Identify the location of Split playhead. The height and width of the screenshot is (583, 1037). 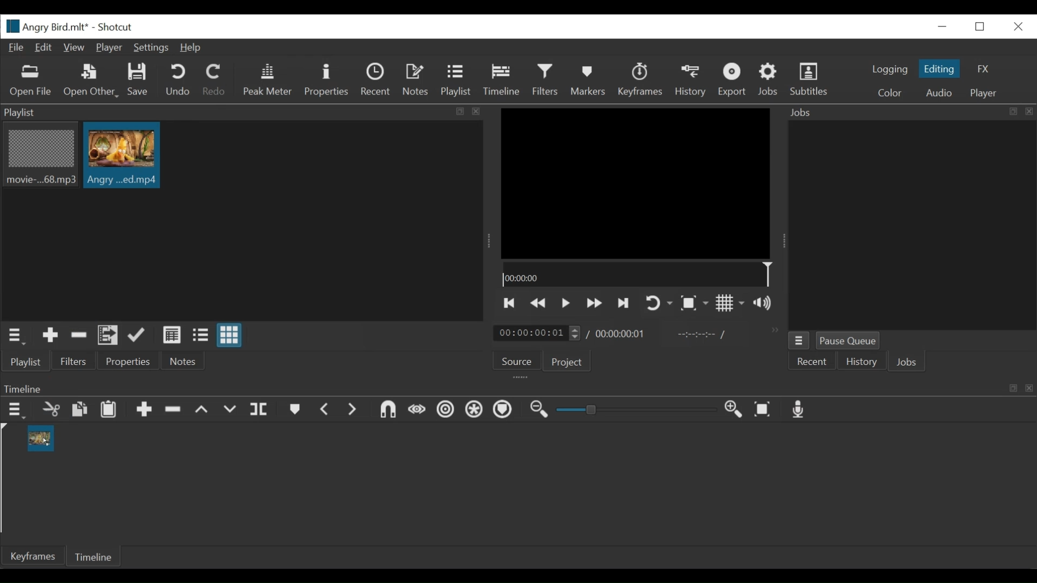
(259, 411).